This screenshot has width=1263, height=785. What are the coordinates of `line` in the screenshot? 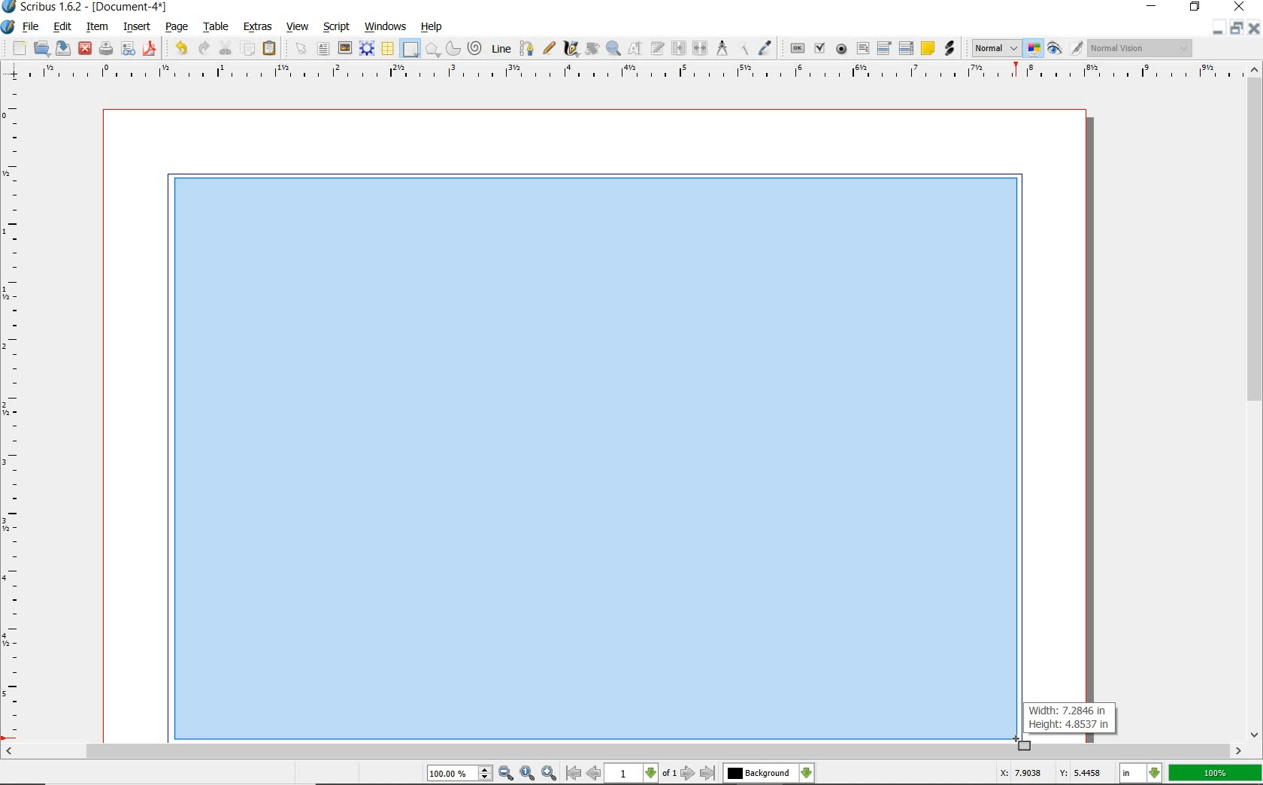 It's located at (501, 49).